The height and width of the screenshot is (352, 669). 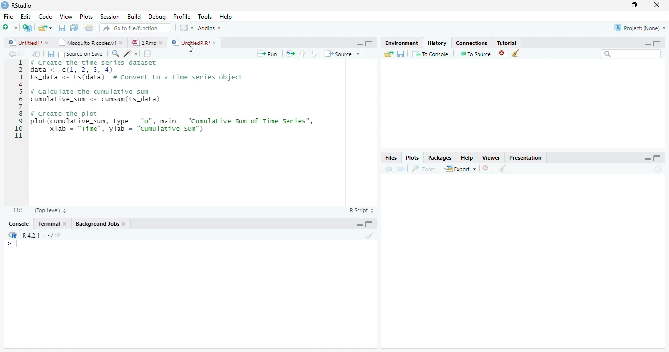 What do you see at coordinates (226, 18) in the screenshot?
I see `Help` at bounding box center [226, 18].